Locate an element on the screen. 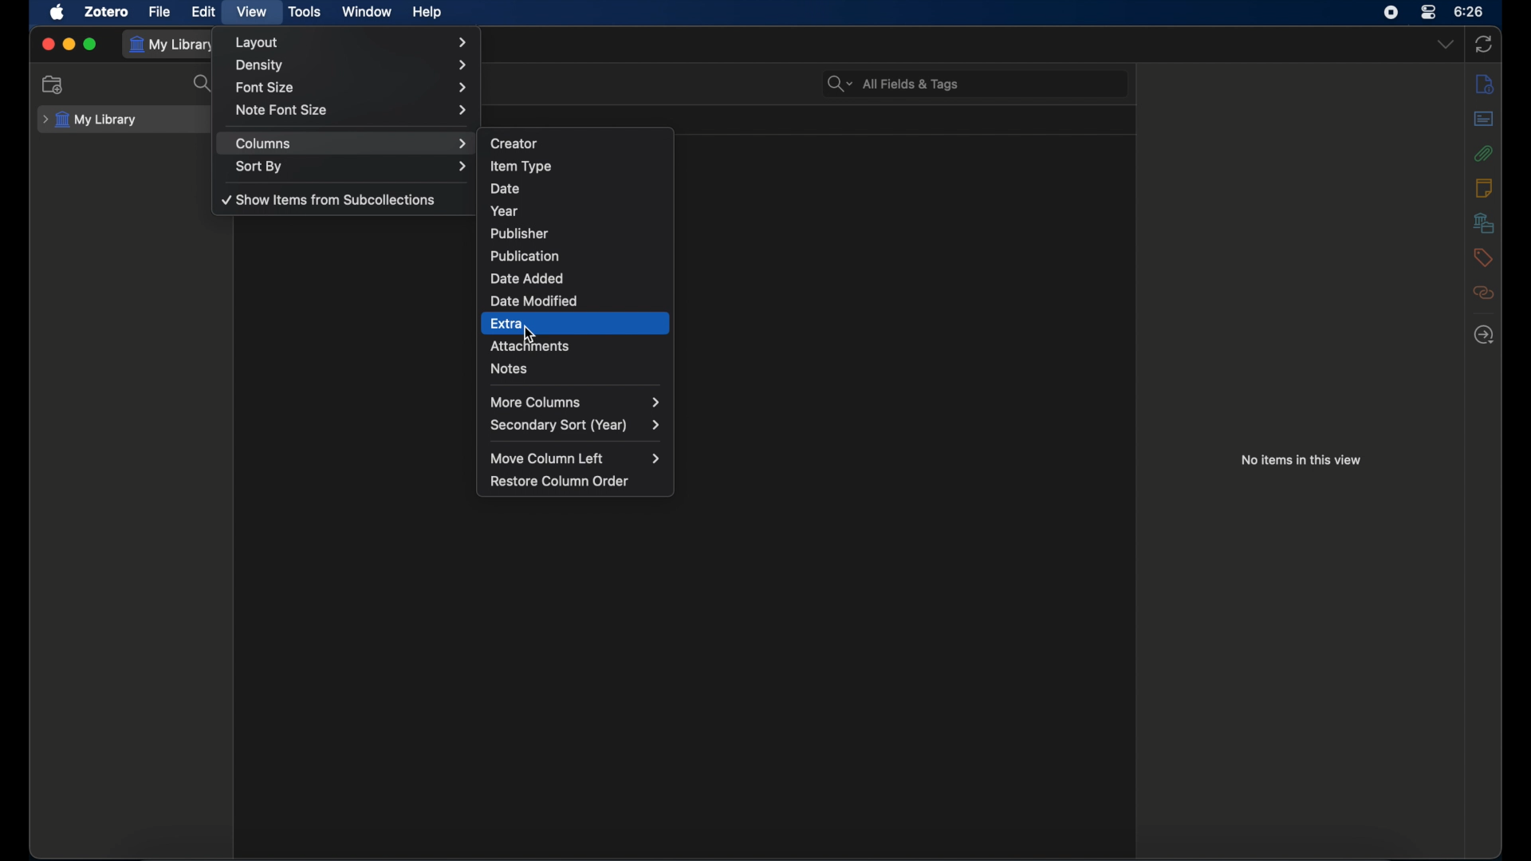 The height and width of the screenshot is (861, 1531). time is located at coordinates (1470, 10).